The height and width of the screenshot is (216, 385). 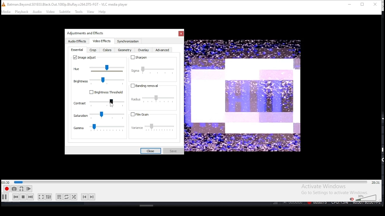 I want to click on elapsed time, so click(x=6, y=182).